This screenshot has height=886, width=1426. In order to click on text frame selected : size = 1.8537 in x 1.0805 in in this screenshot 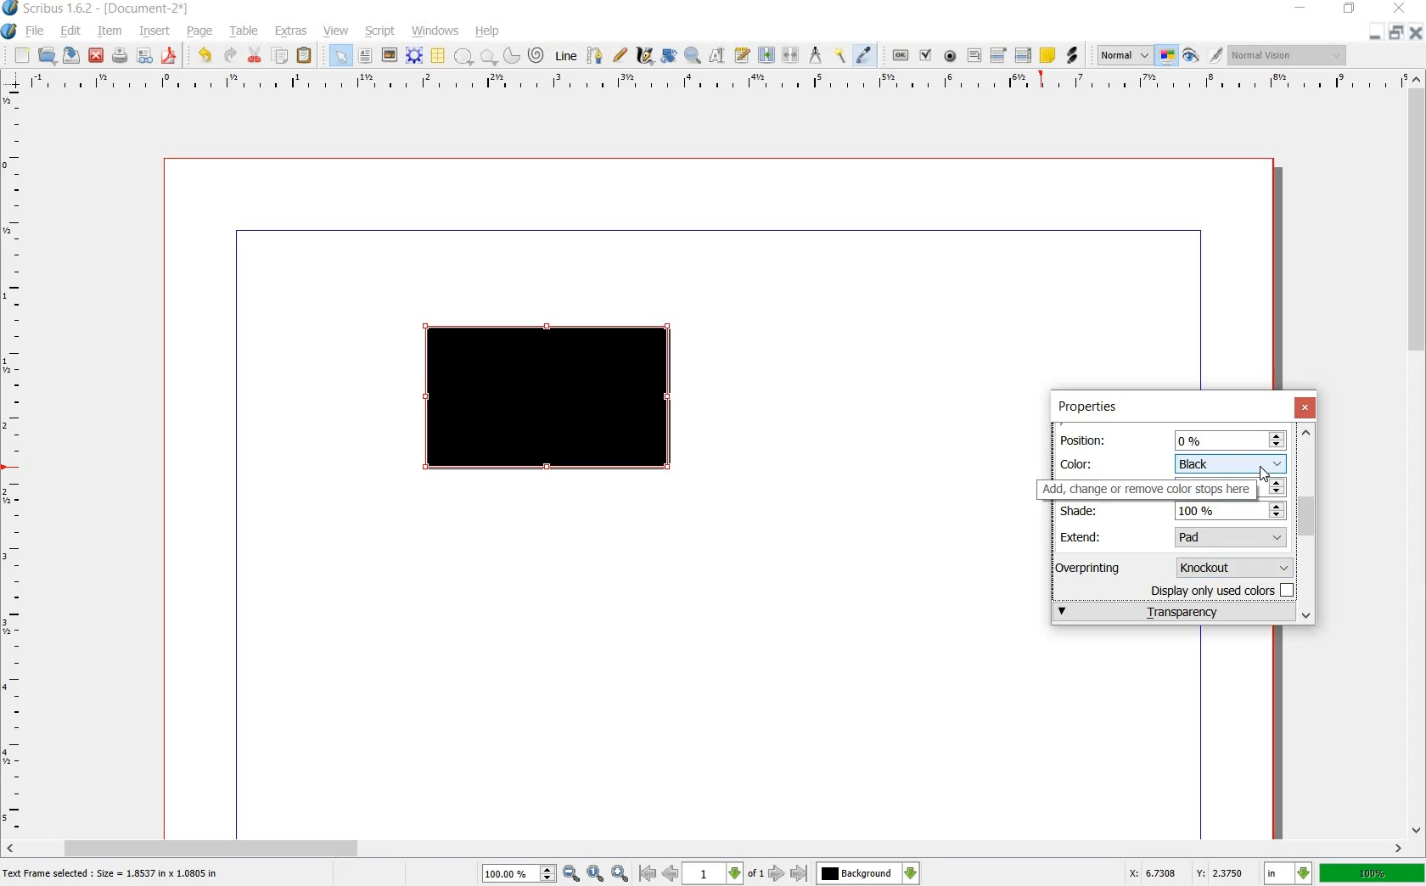, I will do `click(114, 875)`.